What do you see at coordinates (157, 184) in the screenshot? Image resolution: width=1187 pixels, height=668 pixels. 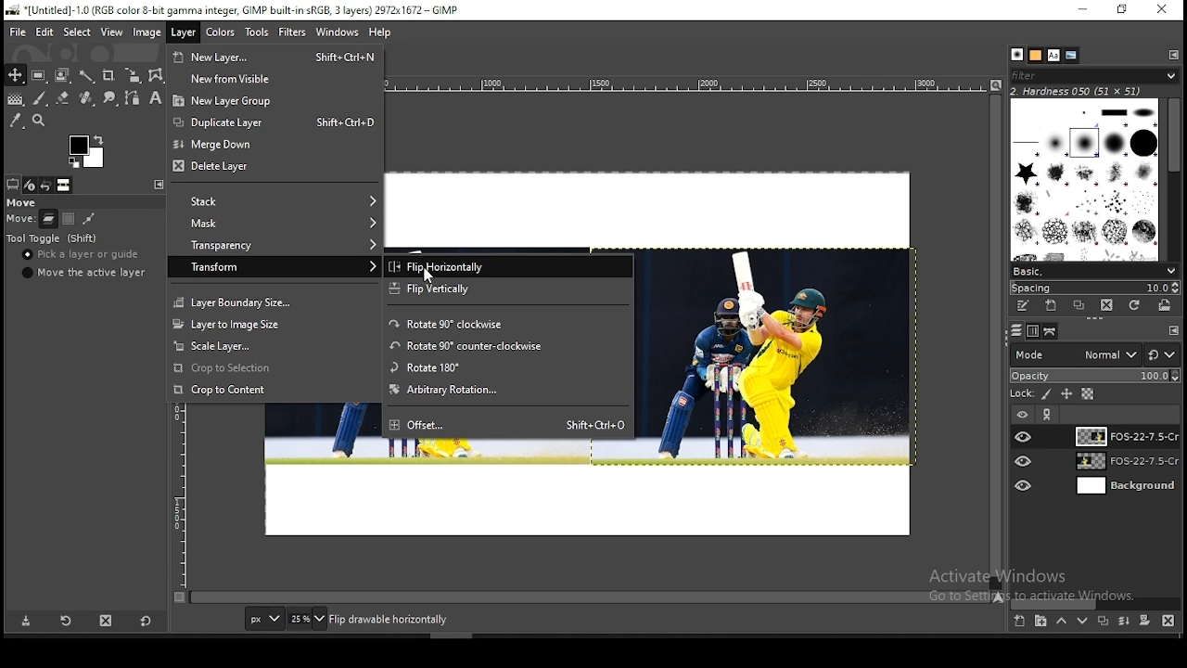 I see `tool` at bounding box center [157, 184].